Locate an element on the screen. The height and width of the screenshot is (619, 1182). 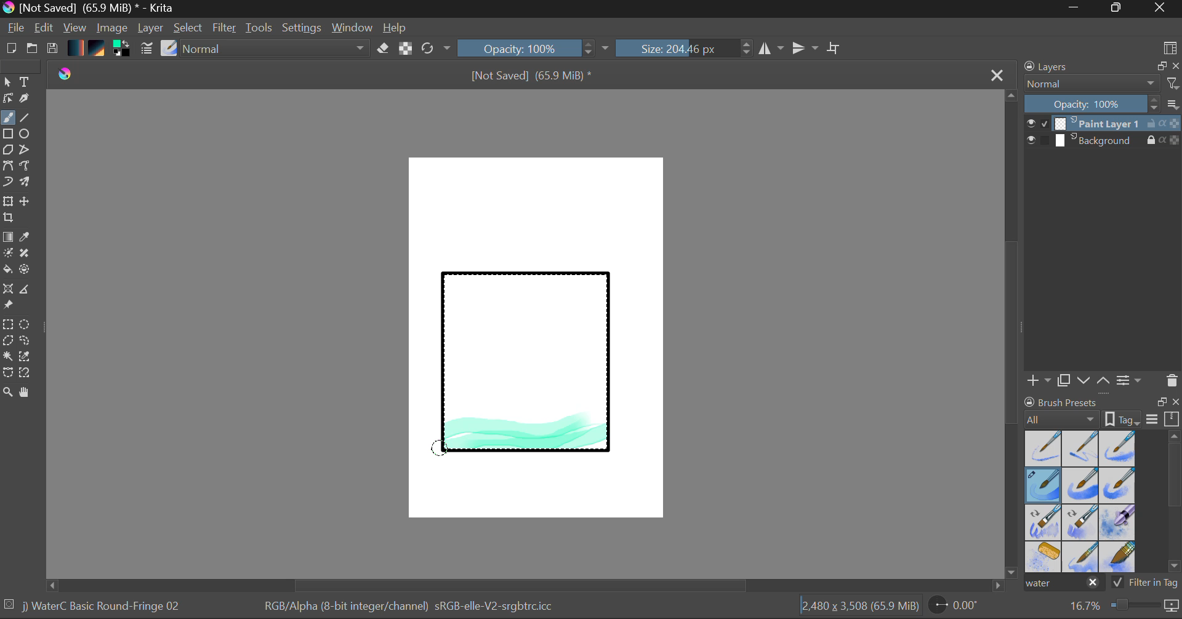
Fill is located at coordinates (7, 271).